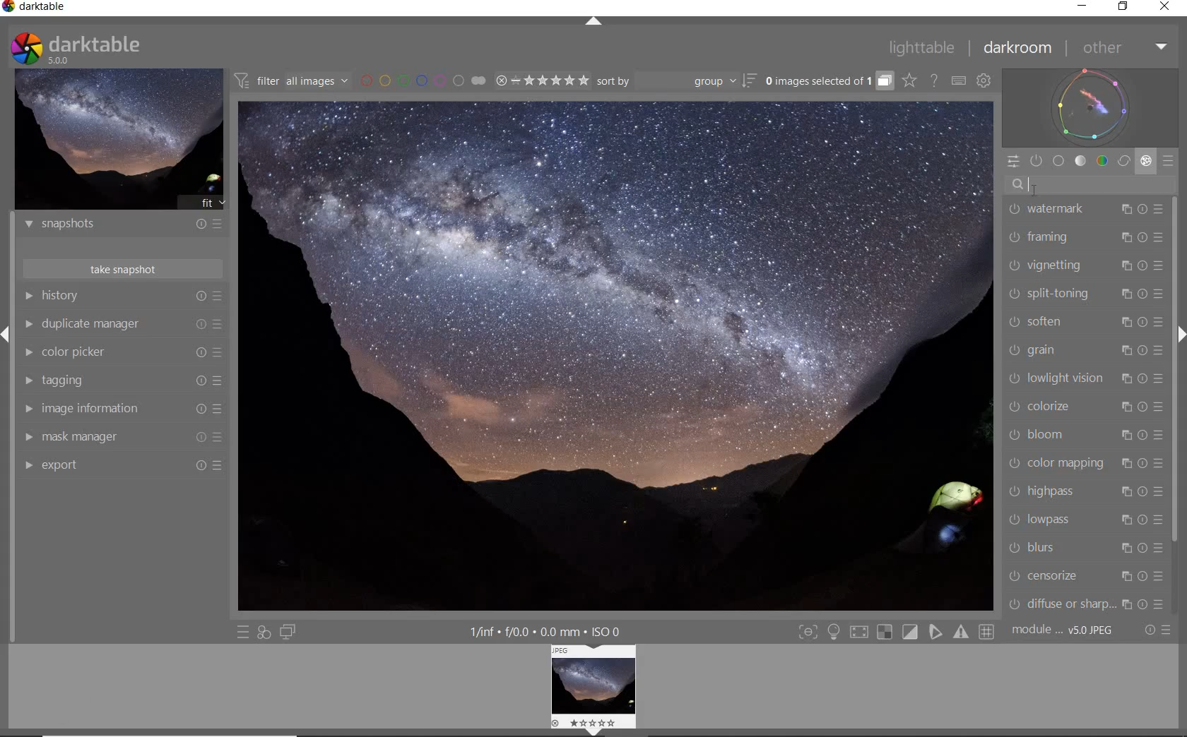 The width and height of the screenshot is (1187, 737). What do you see at coordinates (1144, 208) in the screenshot?
I see `reset parameters` at bounding box center [1144, 208].